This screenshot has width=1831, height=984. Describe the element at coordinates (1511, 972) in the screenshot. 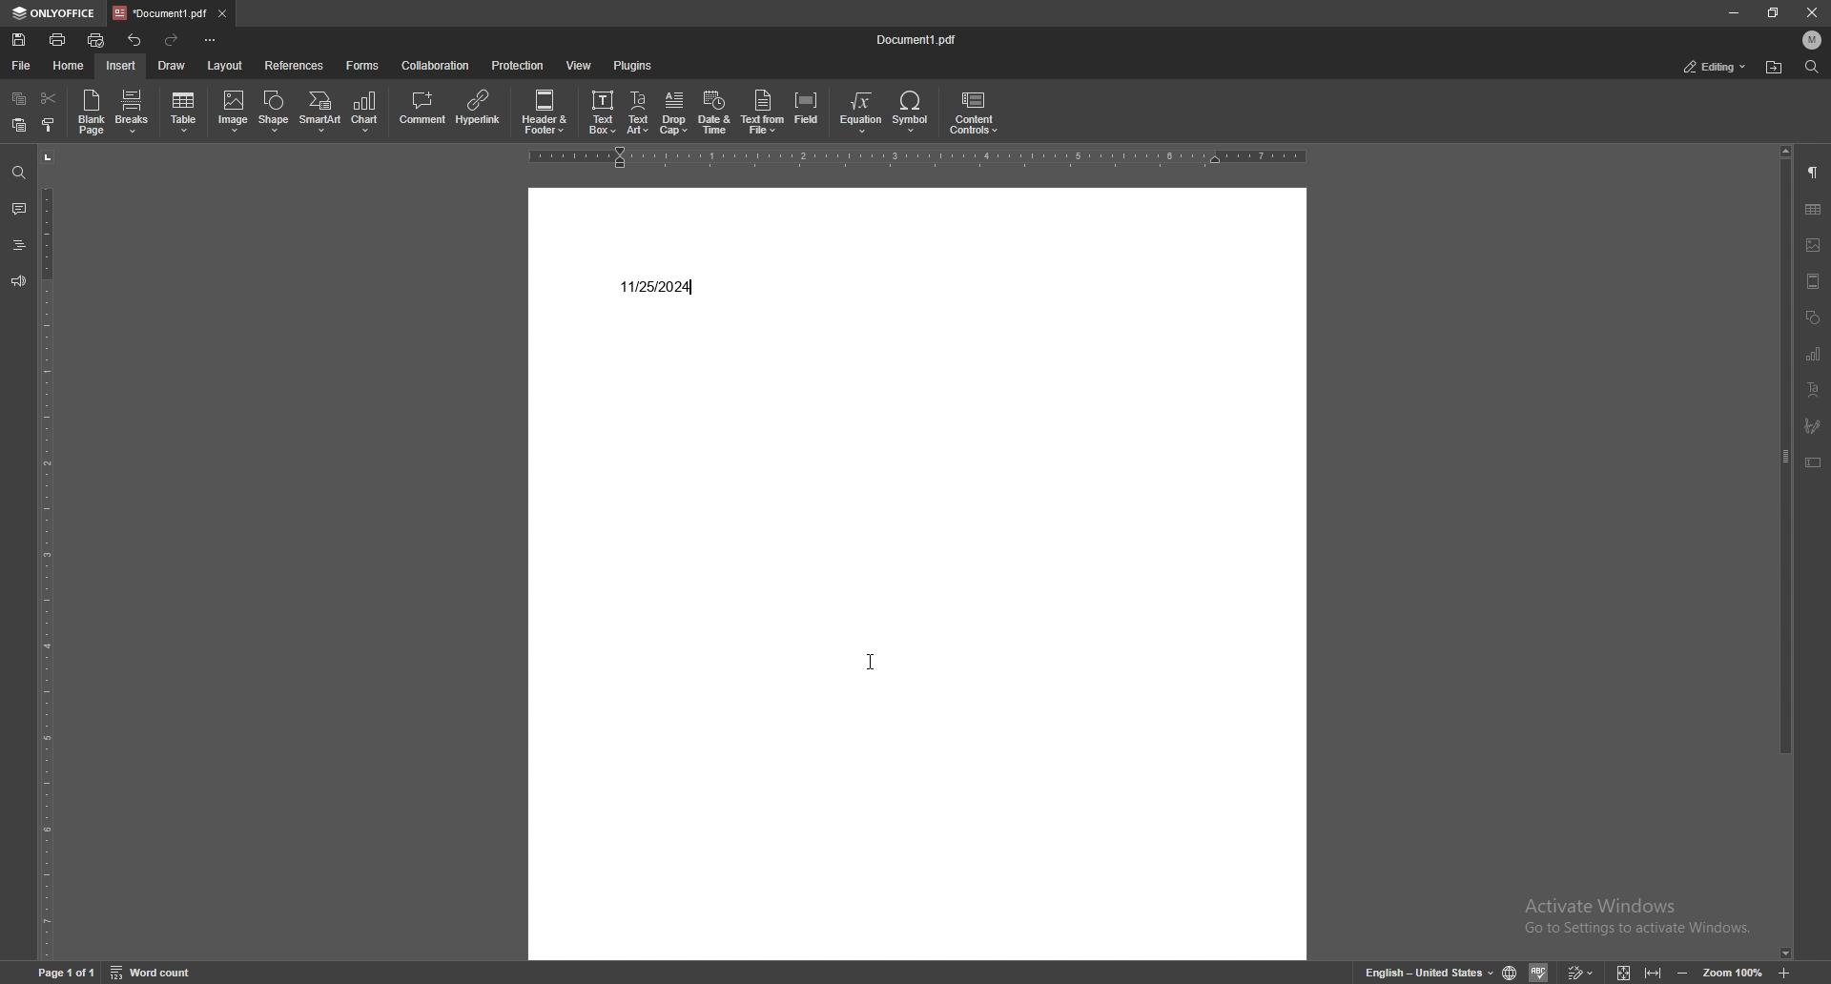

I see `set doc language` at that location.